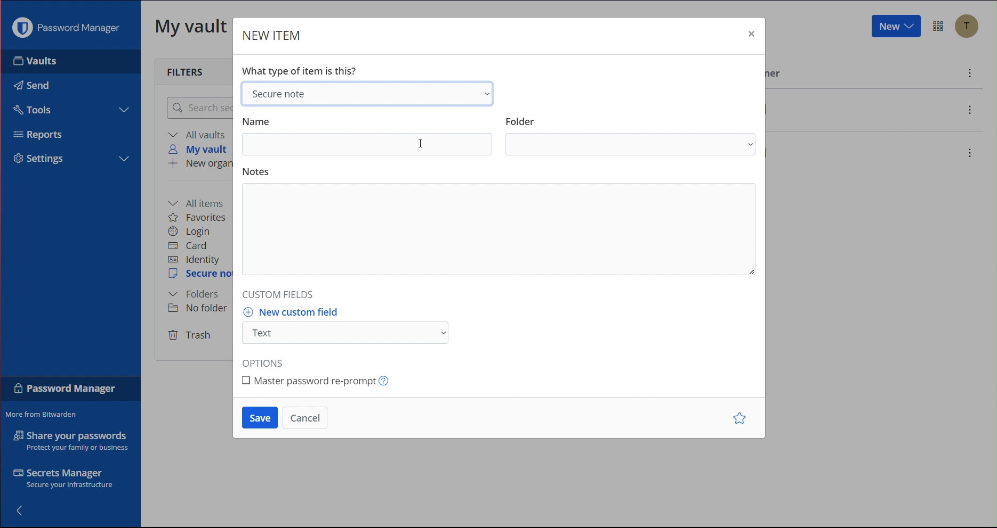 This screenshot has height=528, width=997. I want to click on Password Manager, so click(65, 30).